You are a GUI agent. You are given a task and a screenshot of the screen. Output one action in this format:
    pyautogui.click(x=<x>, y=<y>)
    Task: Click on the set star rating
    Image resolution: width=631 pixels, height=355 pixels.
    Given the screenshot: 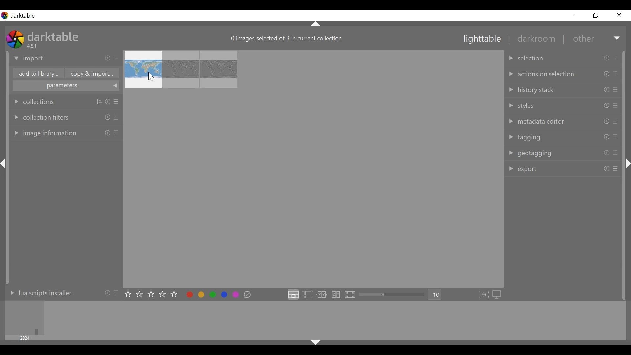 What is the action you would take?
    pyautogui.click(x=152, y=295)
    